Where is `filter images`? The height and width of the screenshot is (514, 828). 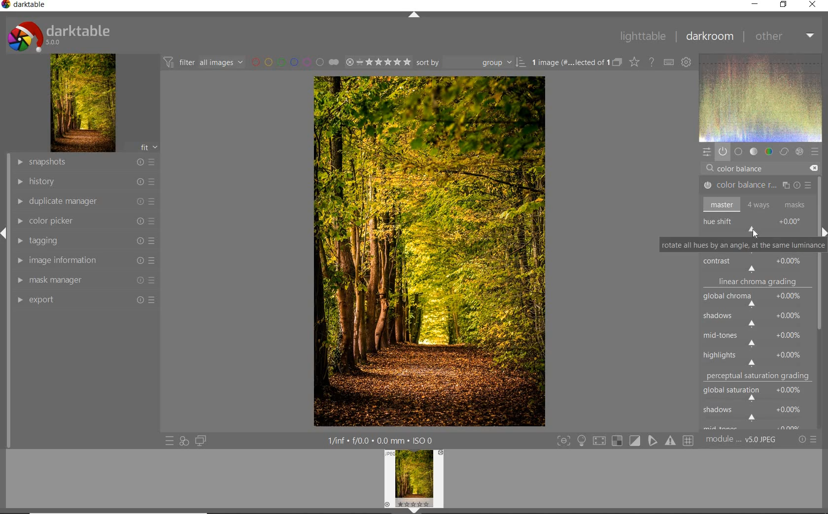
filter images is located at coordinates (203, 63).